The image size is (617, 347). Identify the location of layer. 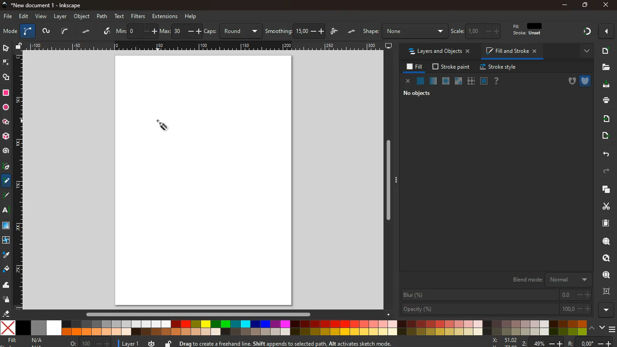
(126, 343).